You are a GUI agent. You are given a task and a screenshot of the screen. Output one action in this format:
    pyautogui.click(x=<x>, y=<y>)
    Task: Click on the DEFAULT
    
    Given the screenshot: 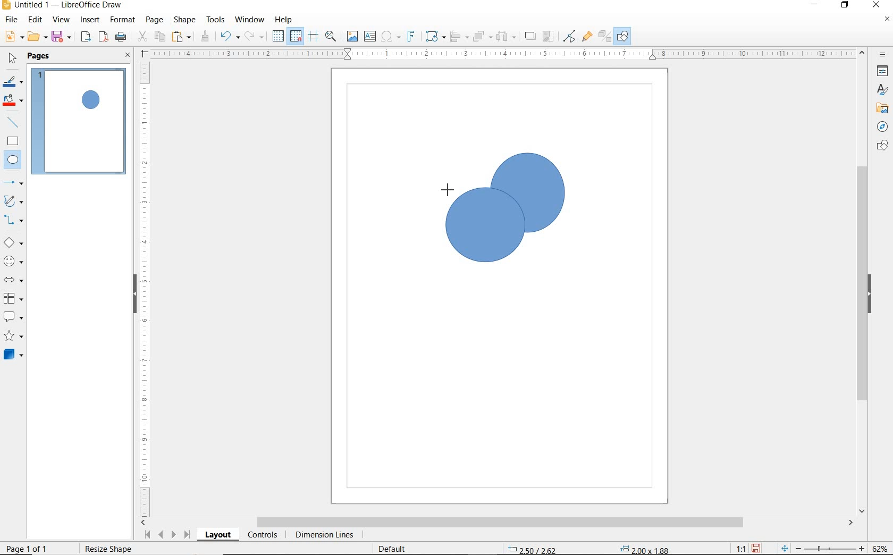 What is the action you would take?
    pyautogui.click(x=395, y=548)
    